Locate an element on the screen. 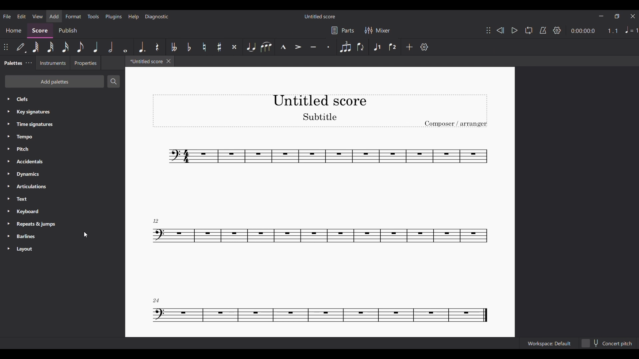  Dynamics is located at coordinates (32, 174).